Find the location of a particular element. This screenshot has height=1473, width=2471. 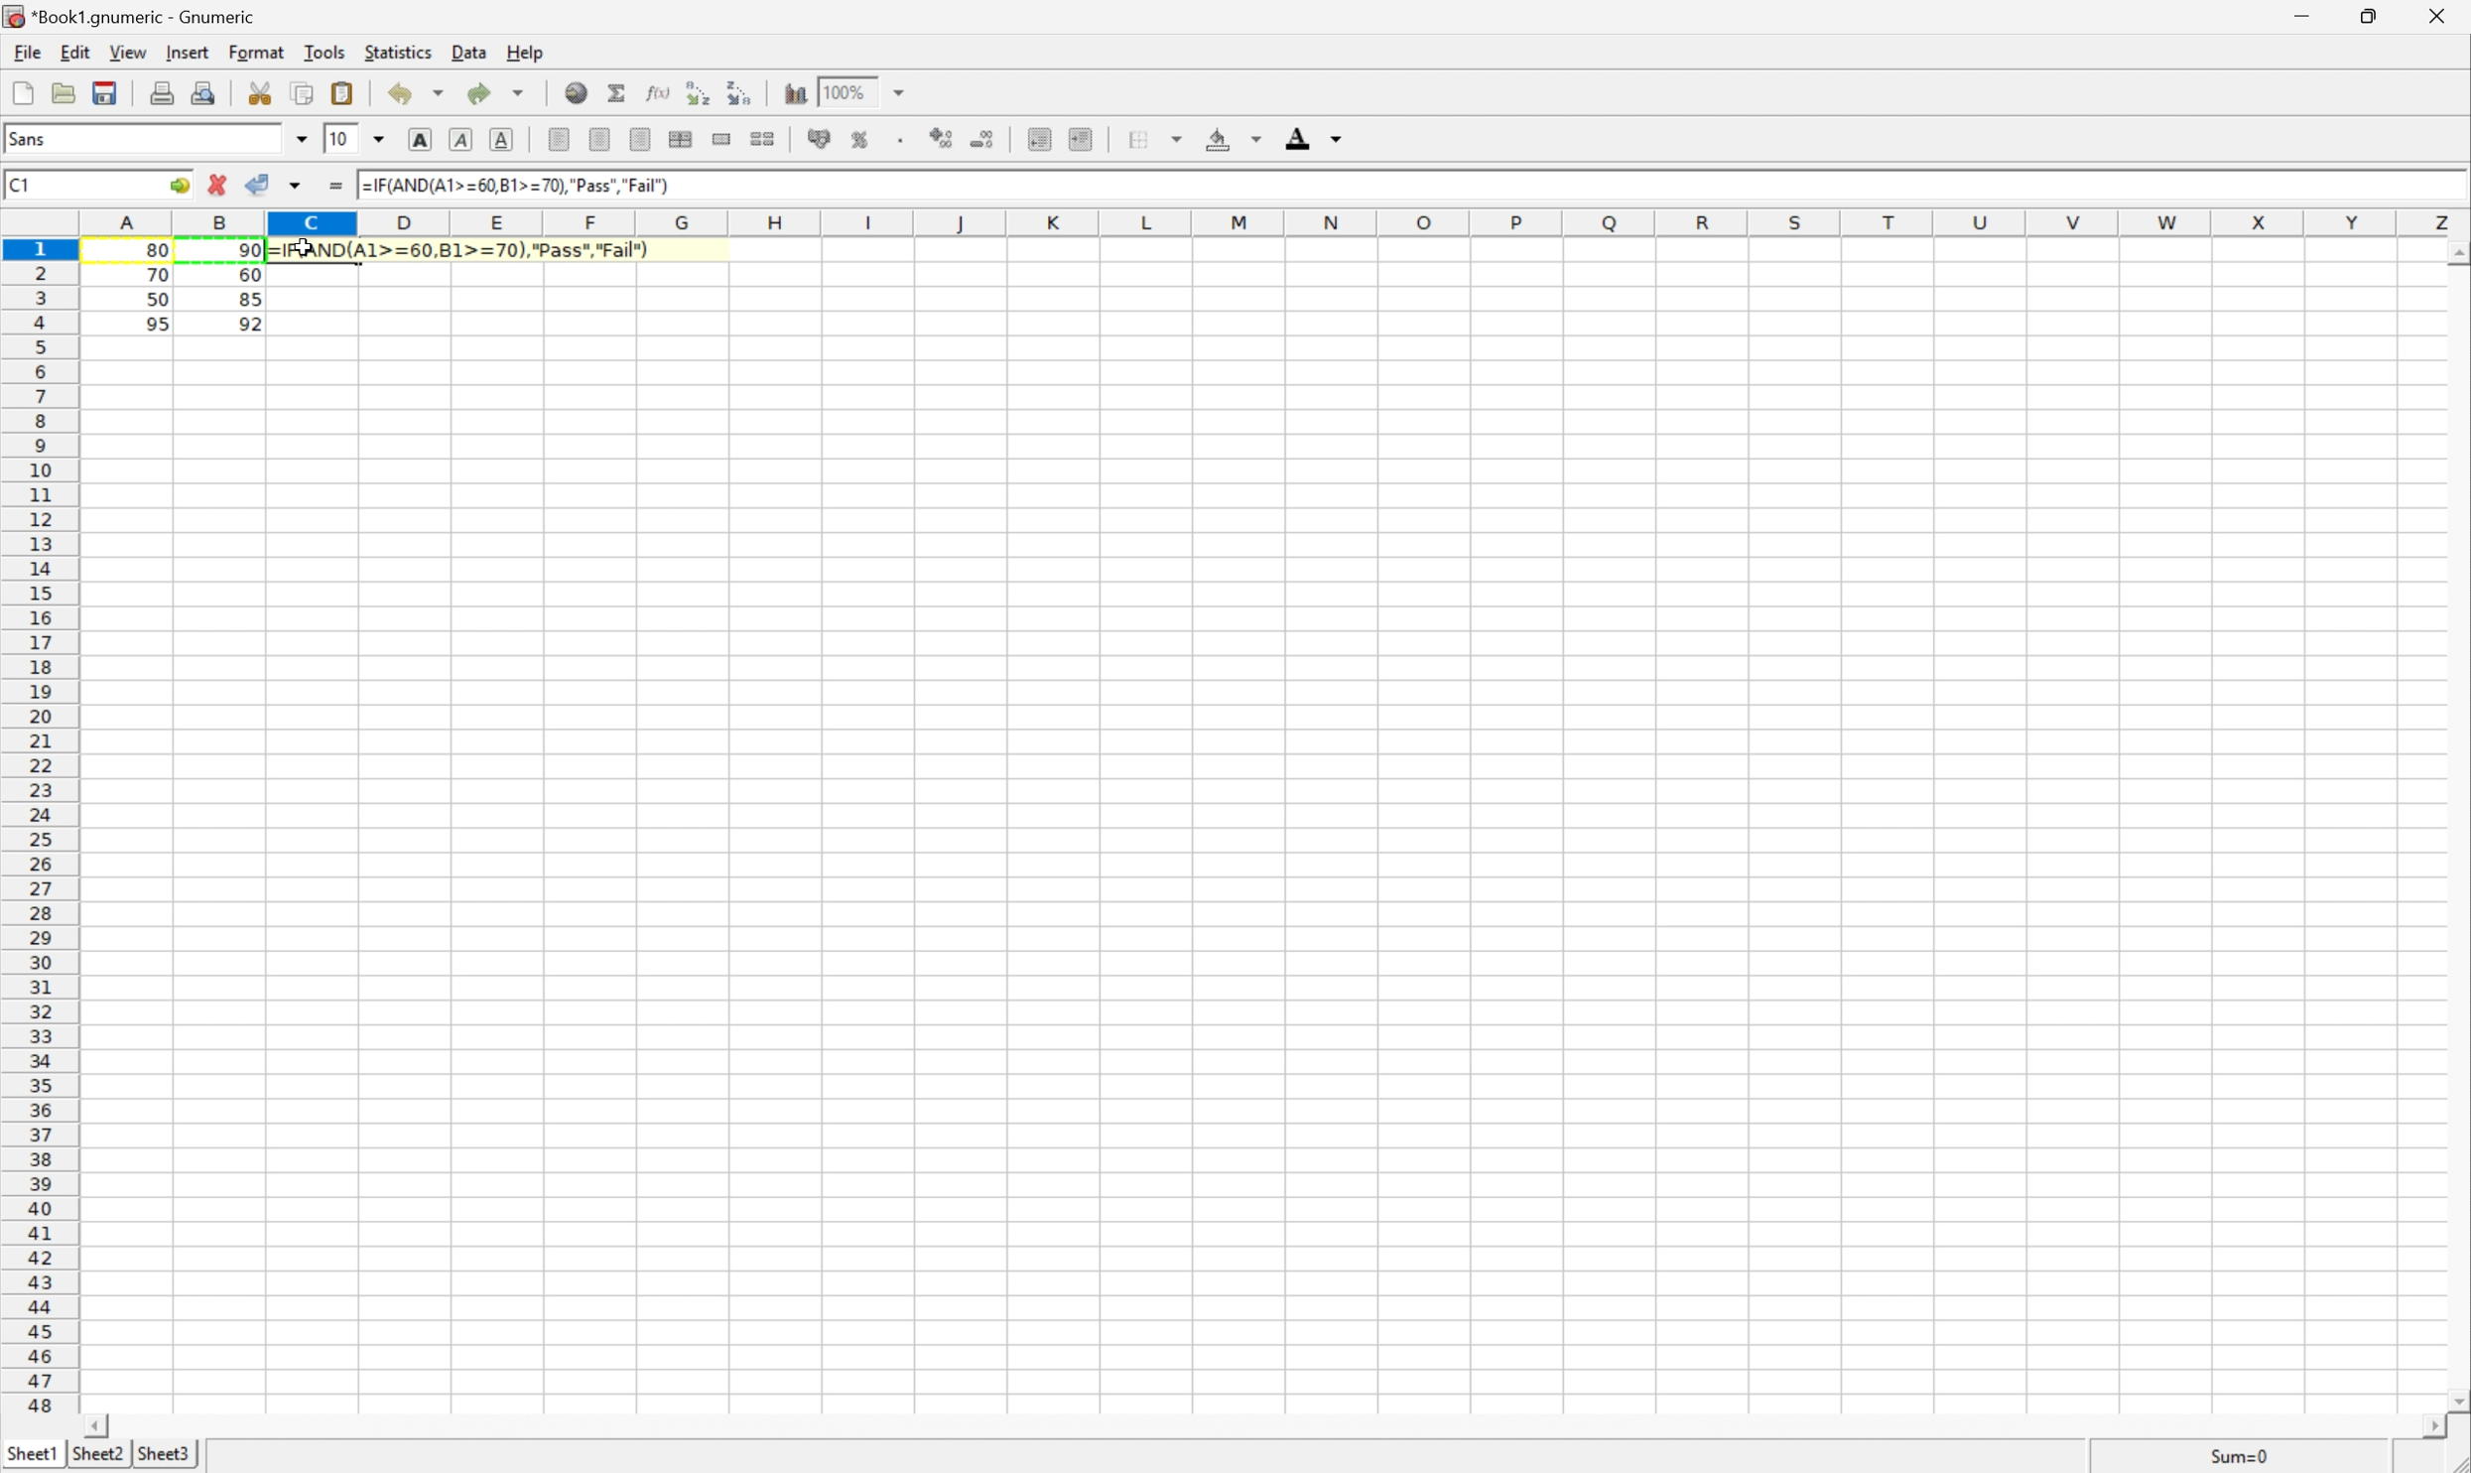

Drop Down is located at coordinates (385, 139).